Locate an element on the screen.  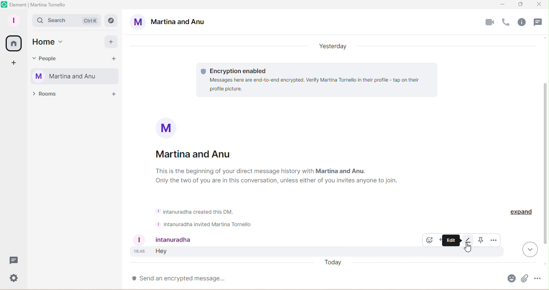
Home is located at coordinates (12, 43).